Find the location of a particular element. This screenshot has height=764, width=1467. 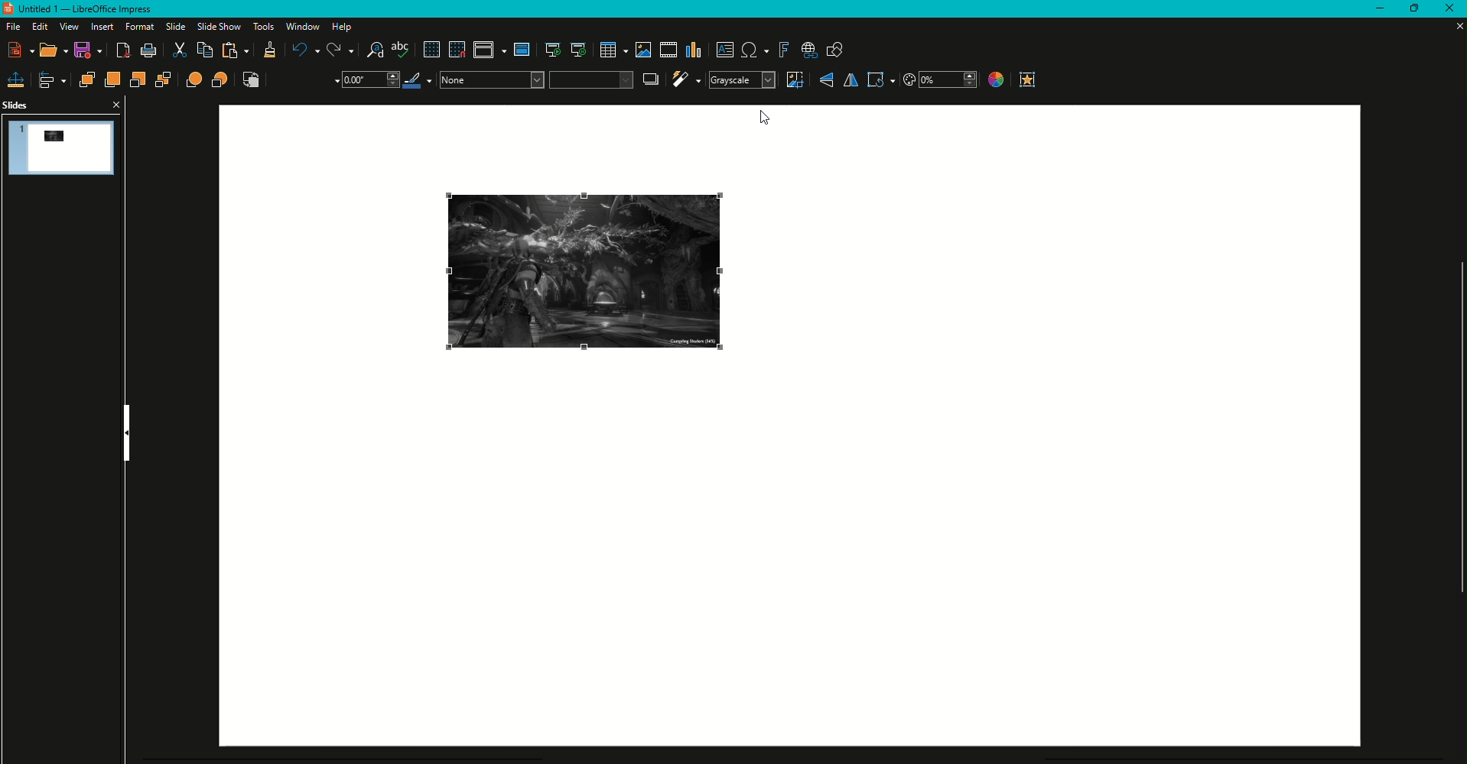

Insert Audio Video is located at coordinates (667, 50).